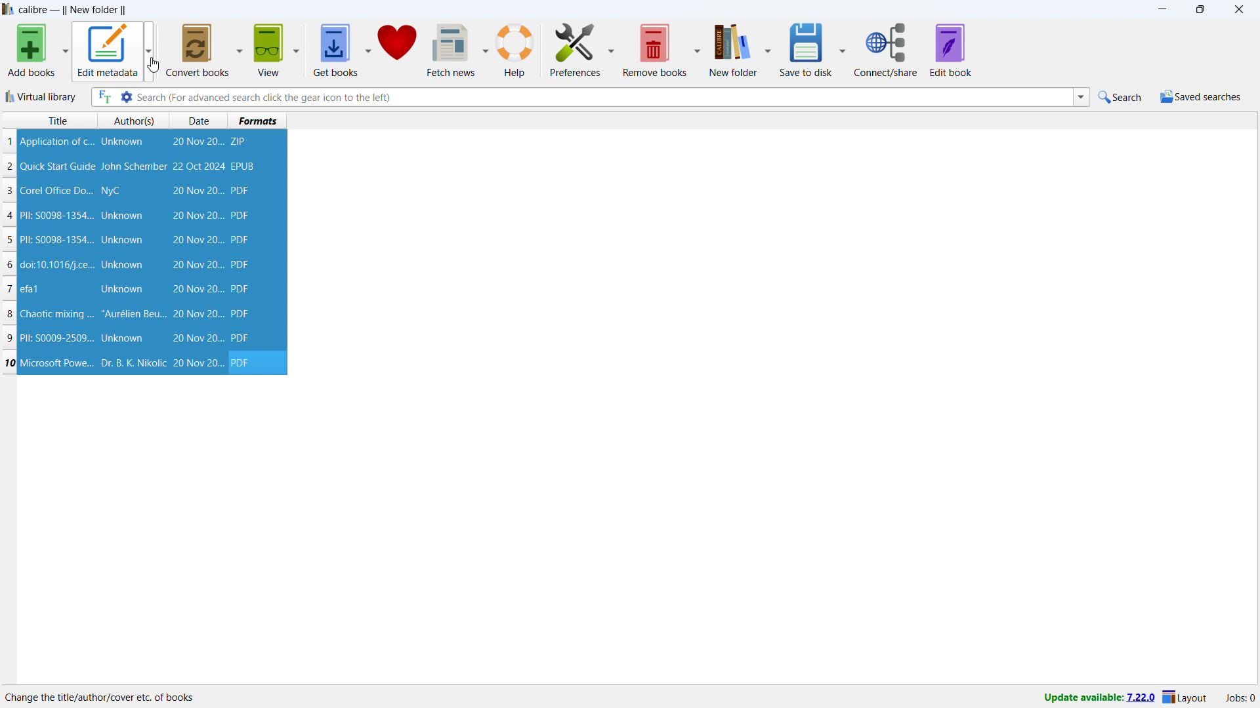 This screenshot has height=708, width=1260. What do you see at coordinates (197, 265) in the screenshot?
I see `20 Nov 20...` at bounding box center [197, 265].